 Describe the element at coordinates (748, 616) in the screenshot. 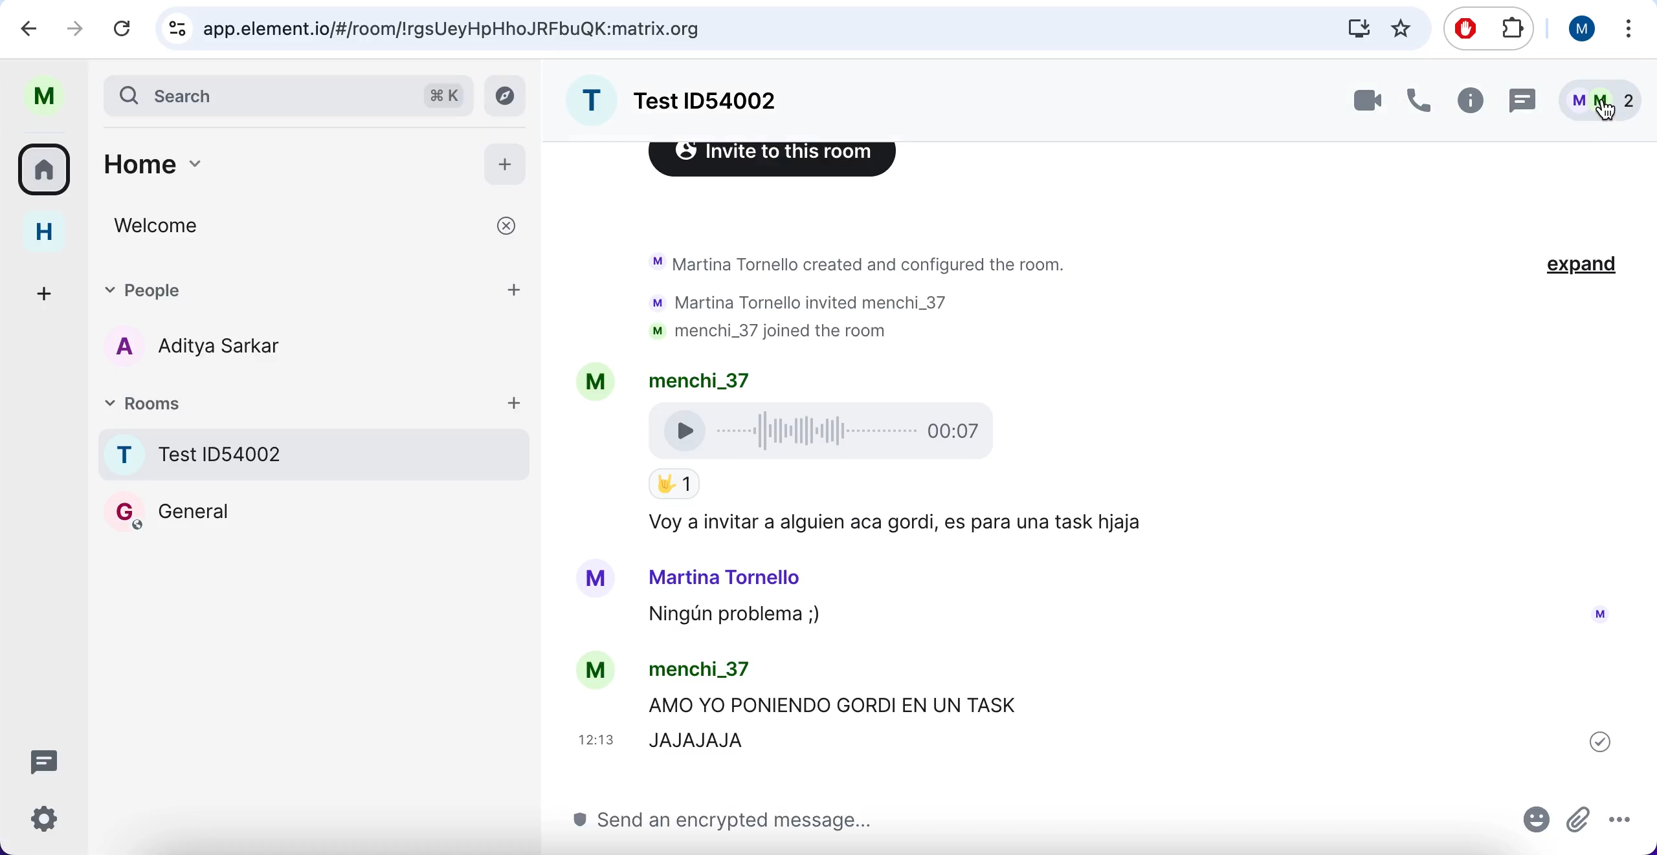

I see `Ningun problema ;)` at that location.